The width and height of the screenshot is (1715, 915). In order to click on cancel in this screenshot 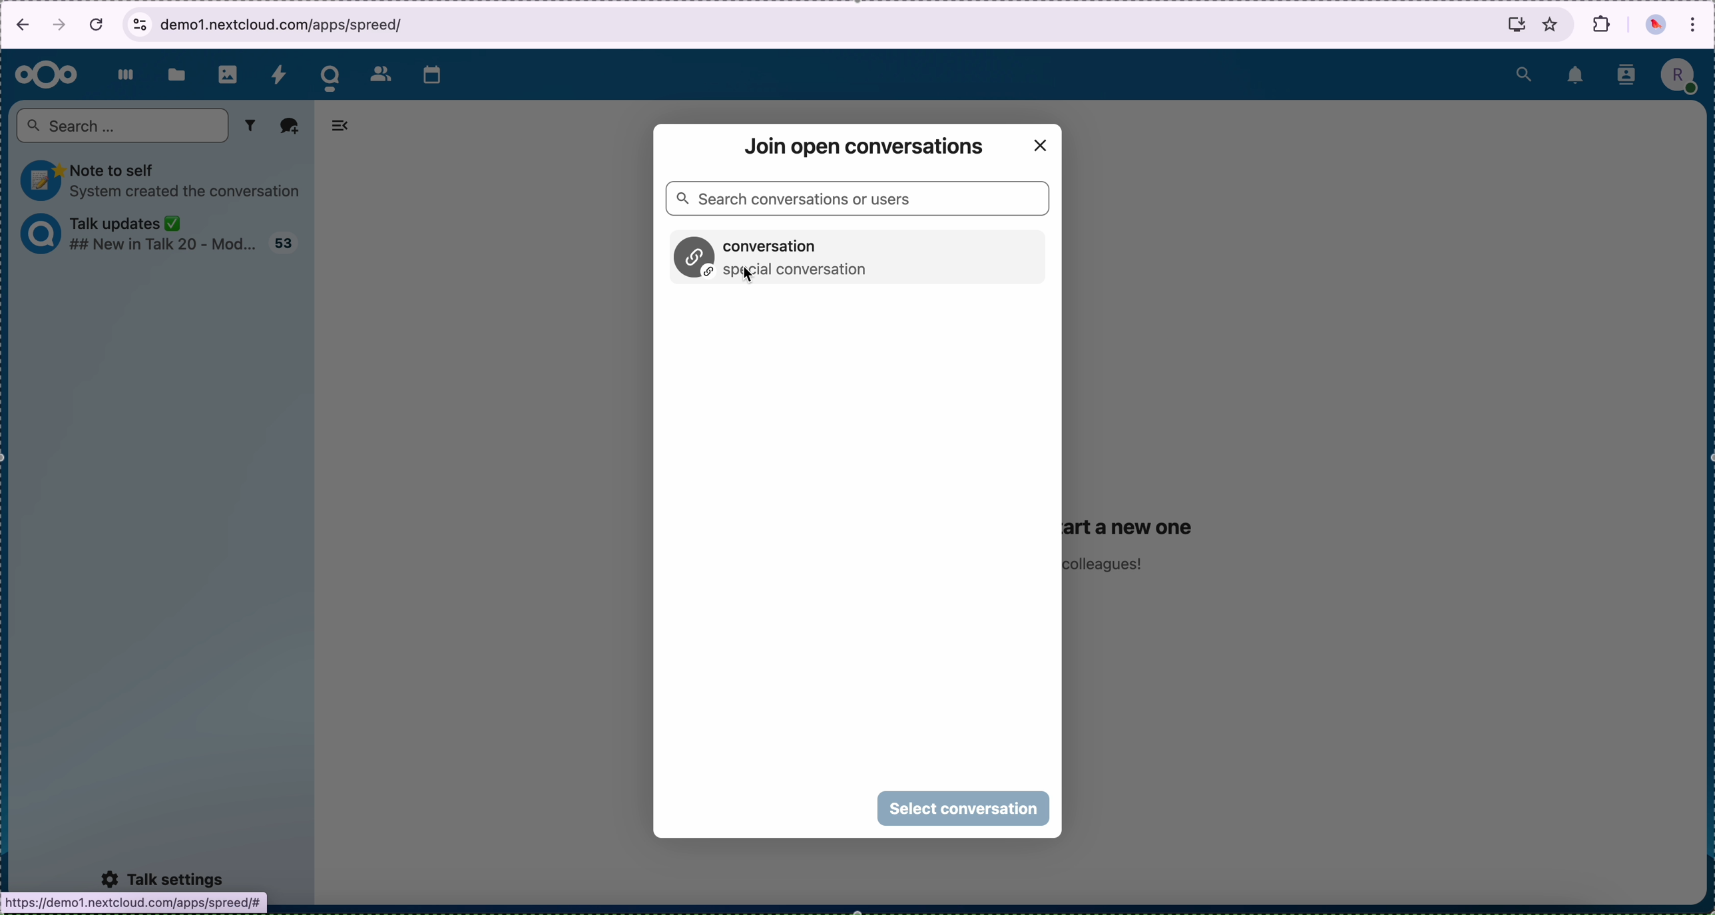, I will do `click(97, 19)`.